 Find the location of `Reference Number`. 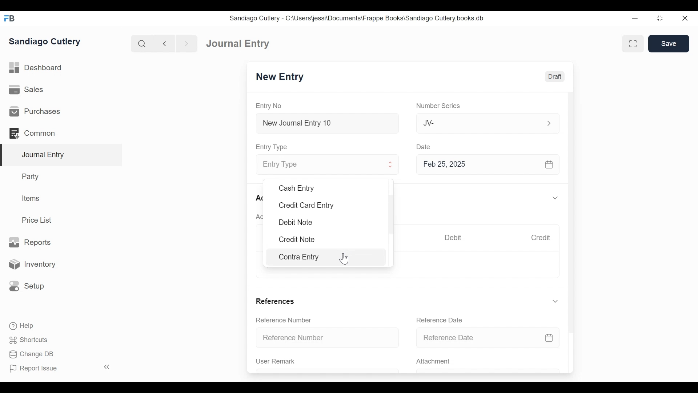

Reference Number is located at coordinates (285, 321).